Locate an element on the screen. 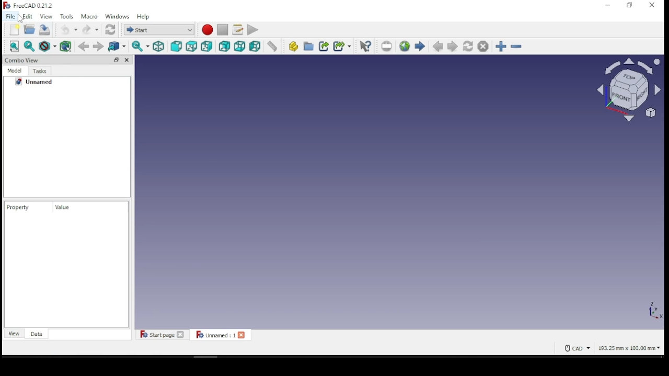 This screenshot has height=376, width=669. top is located at coordinates (191, 45).